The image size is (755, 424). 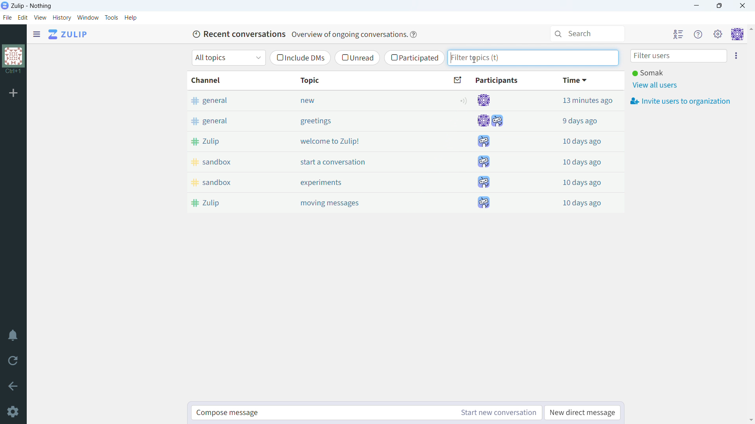 I want to click on 10 days ago, so click(x=573, y=161).